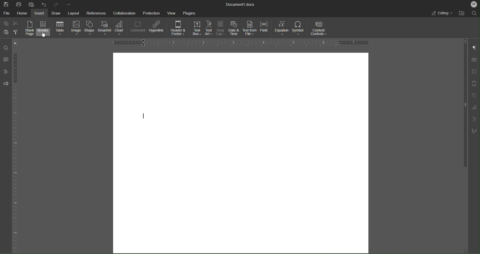 This screenshot has width=480, height=254. I want to click on Vertical Color, so click(15, 153).